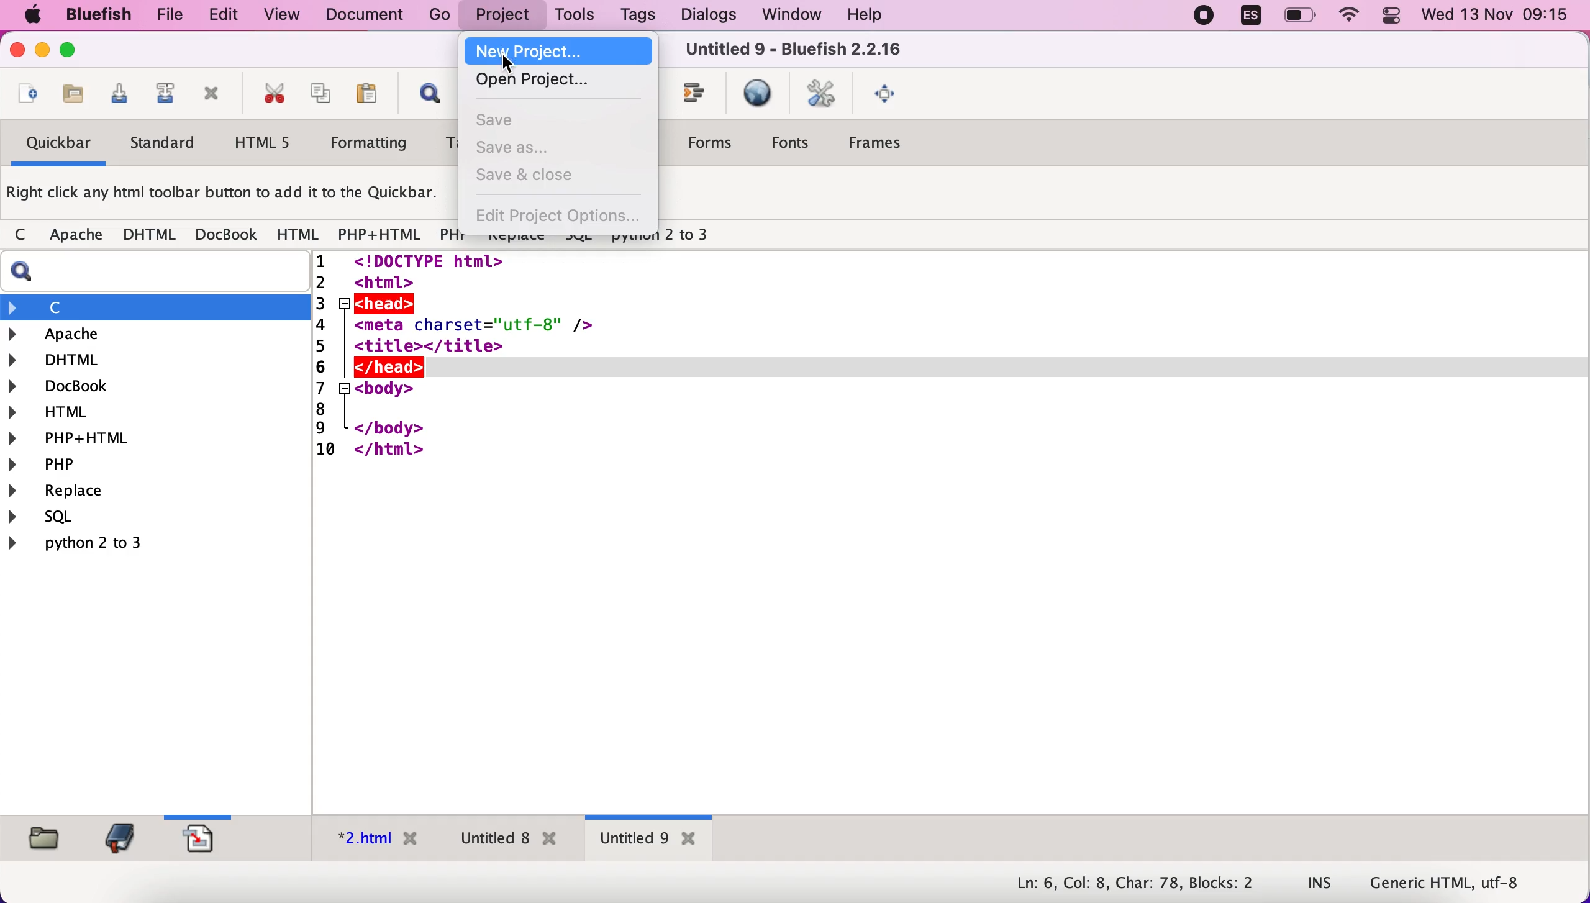 The height and width of the screenshot is (903, 1590). Describe the element at coordinates (371, 145) in the screenshot. I see `formatting` at that location.